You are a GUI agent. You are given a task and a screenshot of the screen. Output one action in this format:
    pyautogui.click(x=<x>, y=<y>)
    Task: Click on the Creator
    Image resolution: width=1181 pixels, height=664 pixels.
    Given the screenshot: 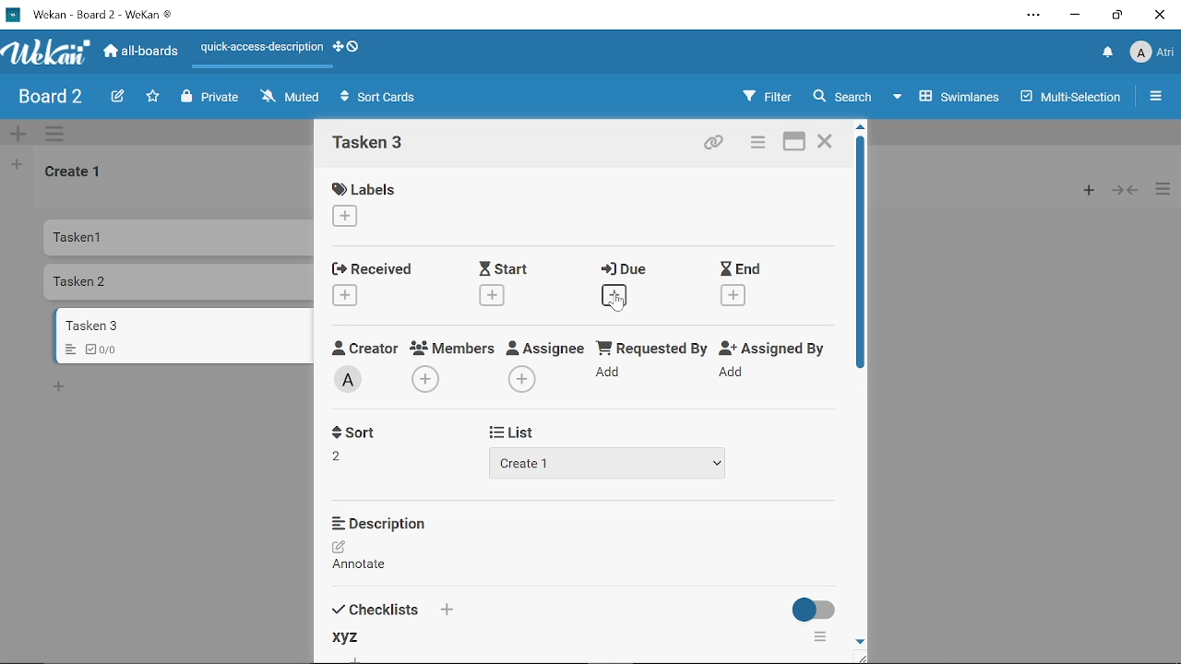 What is the action you would take?
    pyautogui.click(x=364, y=347)
    